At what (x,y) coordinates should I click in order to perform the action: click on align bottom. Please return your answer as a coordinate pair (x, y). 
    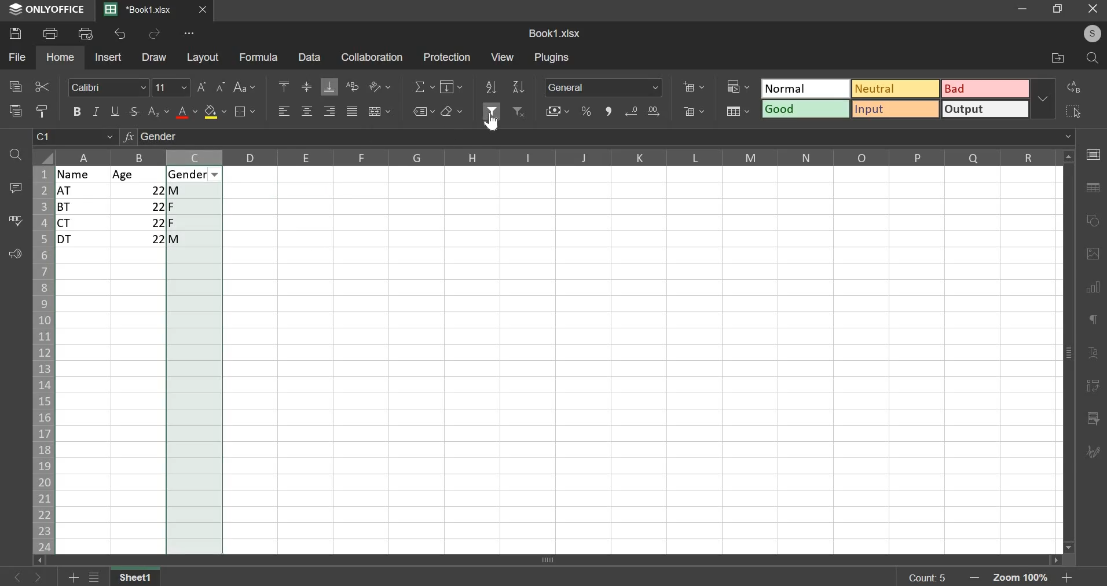
    Looking at the image, I should click on (329, 87).